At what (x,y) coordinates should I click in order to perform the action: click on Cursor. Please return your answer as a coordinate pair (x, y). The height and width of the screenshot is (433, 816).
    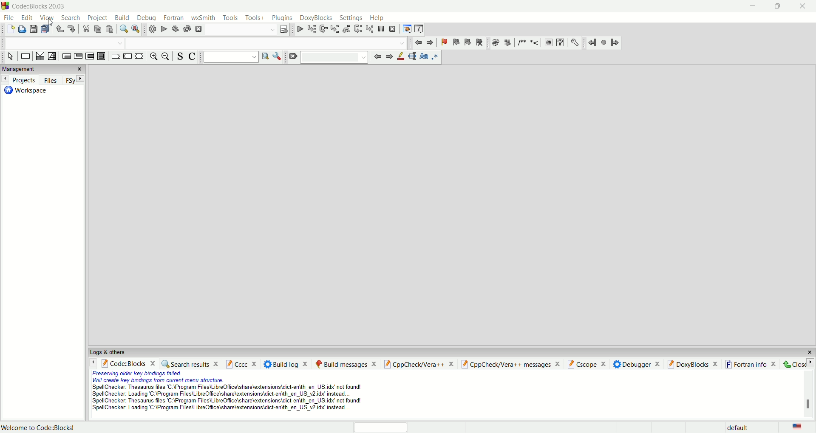
    Looking at the image, I should click on (49, 22).